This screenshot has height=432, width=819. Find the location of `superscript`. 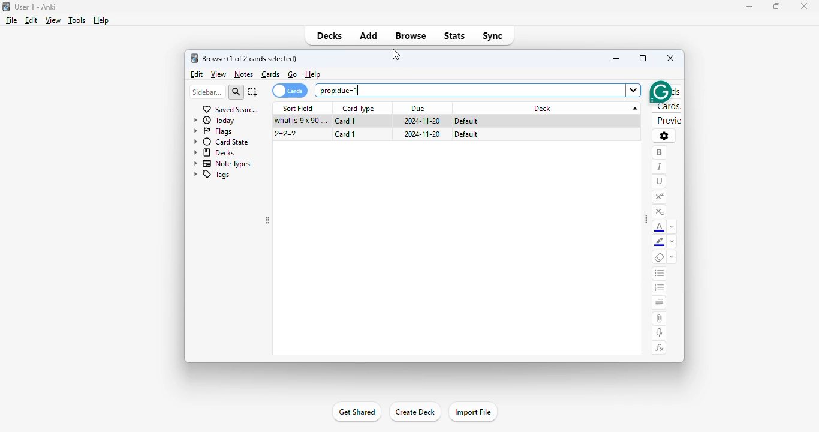

superscript is located at coordinates (660, 197).